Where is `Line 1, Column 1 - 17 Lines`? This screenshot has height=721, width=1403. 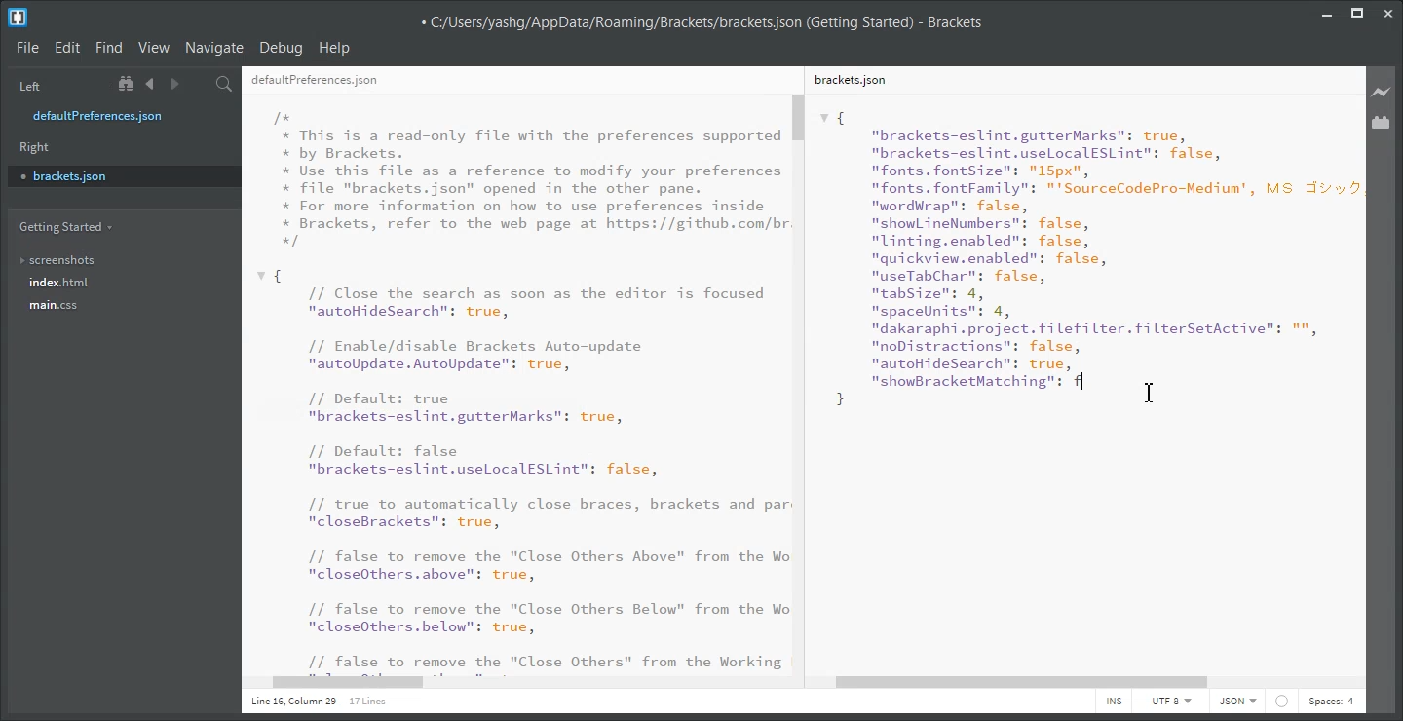
Line 1, Column 1 - 17 Lines is located at coordinates (316, 702).